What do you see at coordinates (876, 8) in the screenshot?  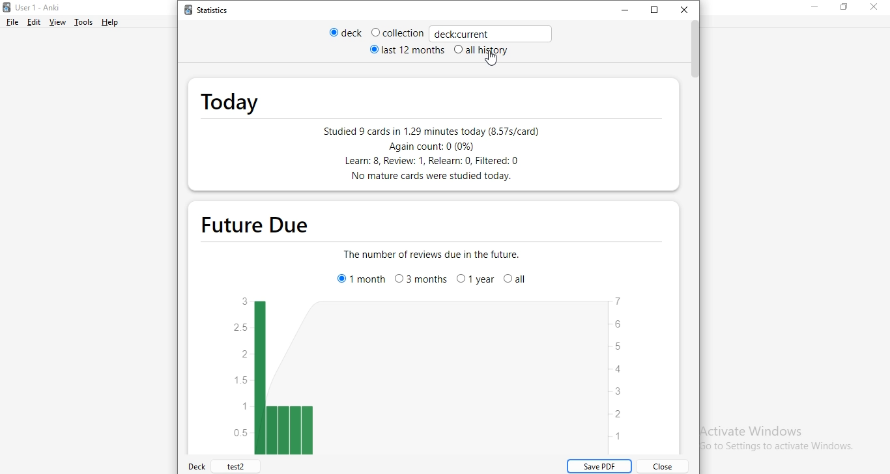 I see `close` at bounding box center [876, 8].